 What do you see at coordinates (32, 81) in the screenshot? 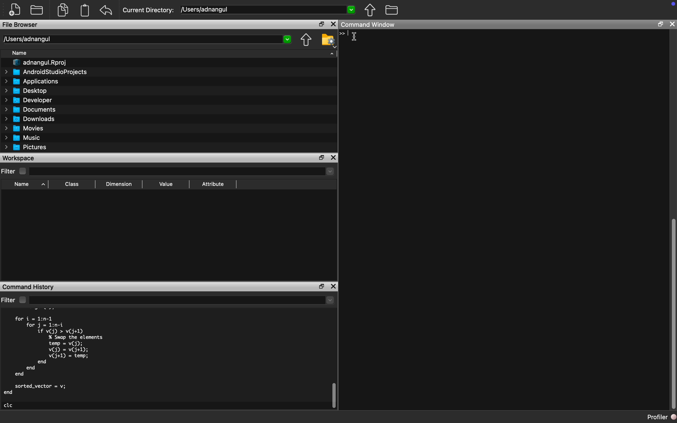
I see `Applications` at bounding box center [32, 81].